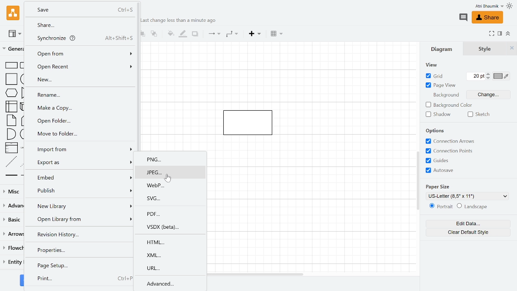  What do you see at coordinates (13, 249) in the screenshot?
I see `Flowchart` at bounding box center [13, 249].